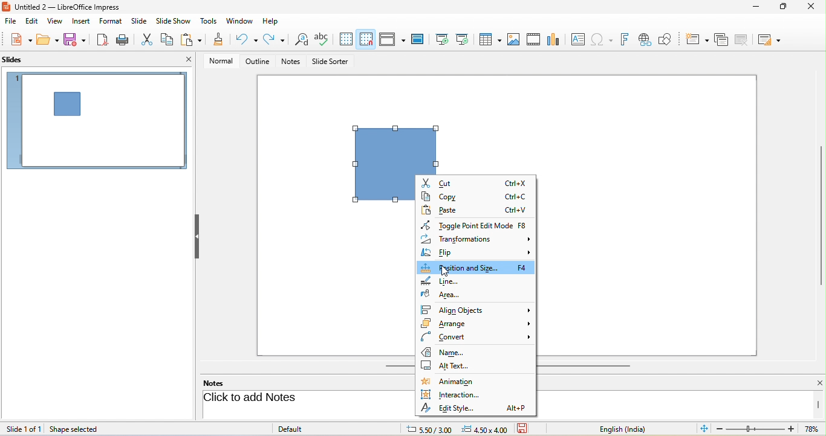  I want to click on undo, so click(248, 39).